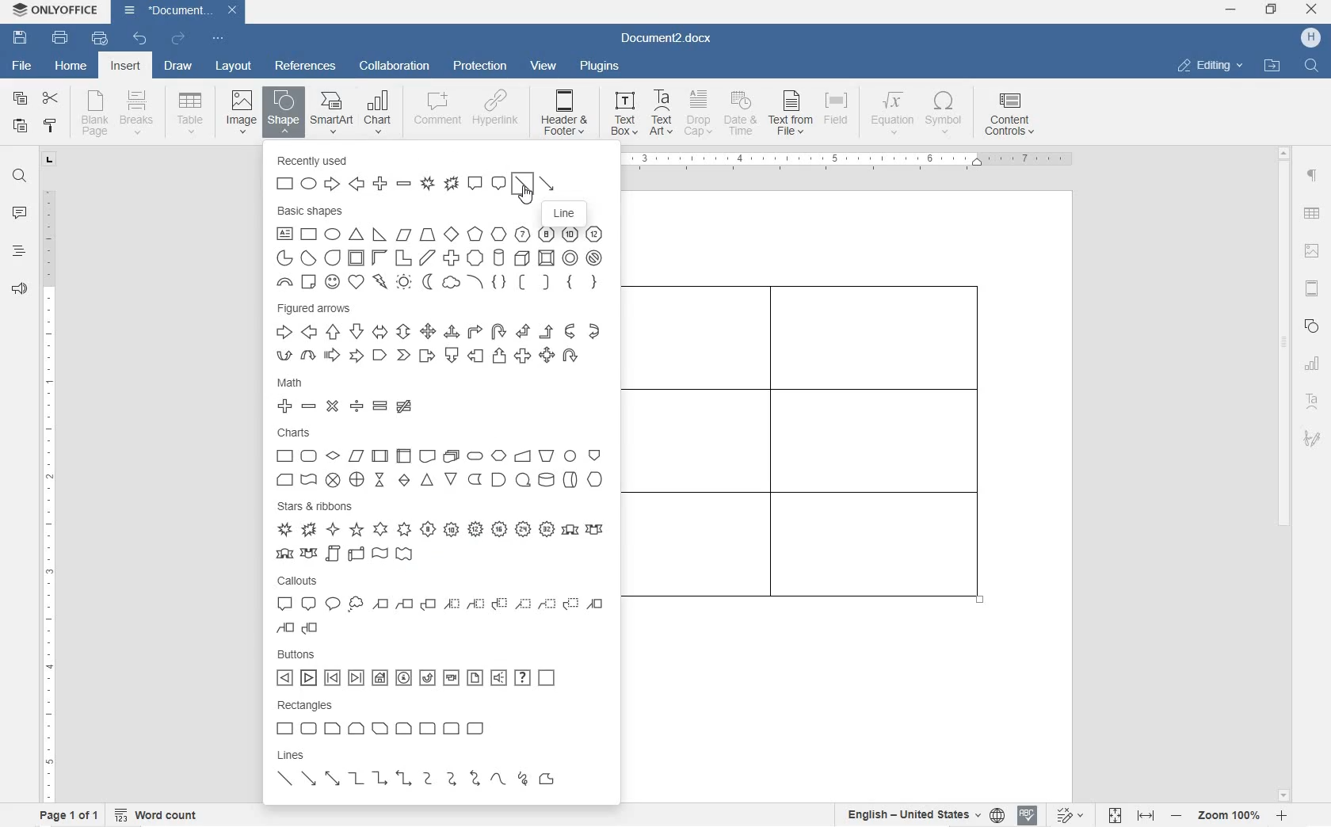 The width and height of the screenshot is (1331, 827). I want to click on copy style, so click(51, 126).